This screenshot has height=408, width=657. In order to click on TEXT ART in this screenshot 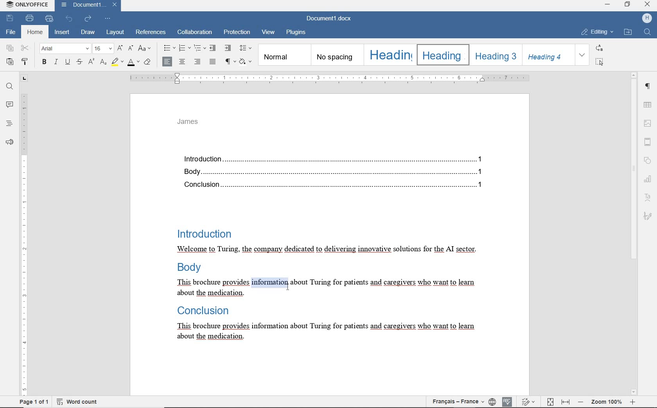, I will do `click(648, 197)`.